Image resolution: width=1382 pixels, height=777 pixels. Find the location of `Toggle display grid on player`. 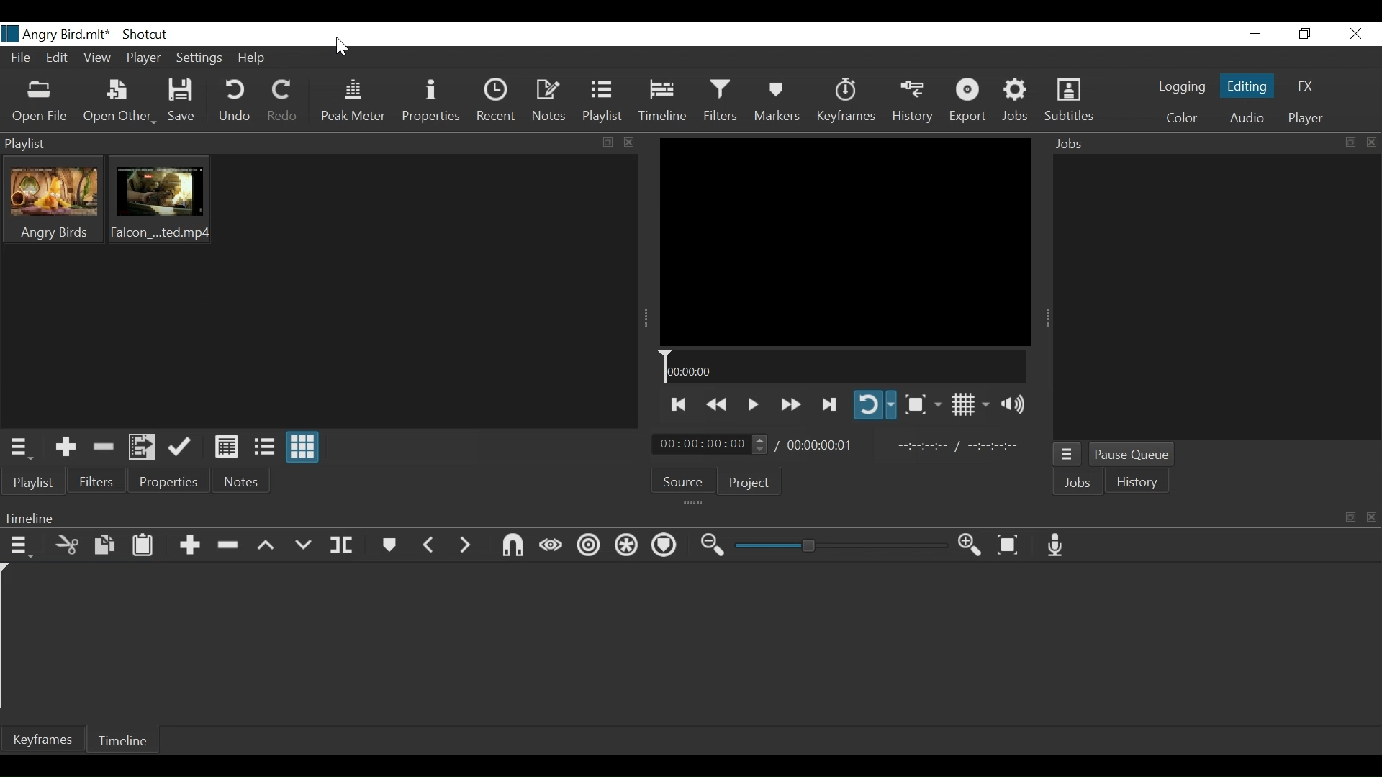

Toggle display grid on player is located at coordinates (970, 405).